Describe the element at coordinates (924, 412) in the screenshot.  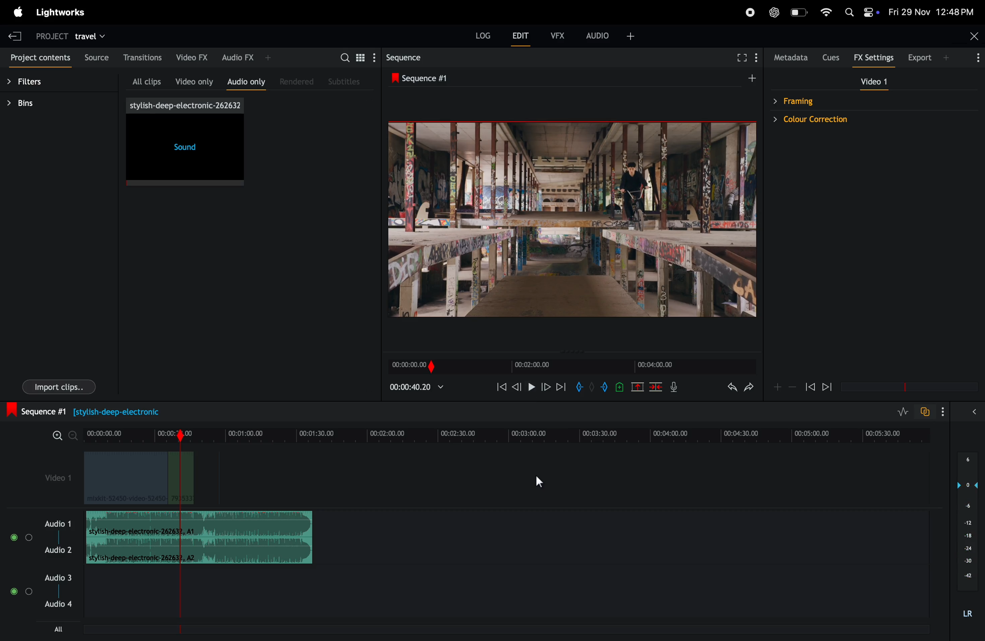
I see `toggle auto track sync` at that location.